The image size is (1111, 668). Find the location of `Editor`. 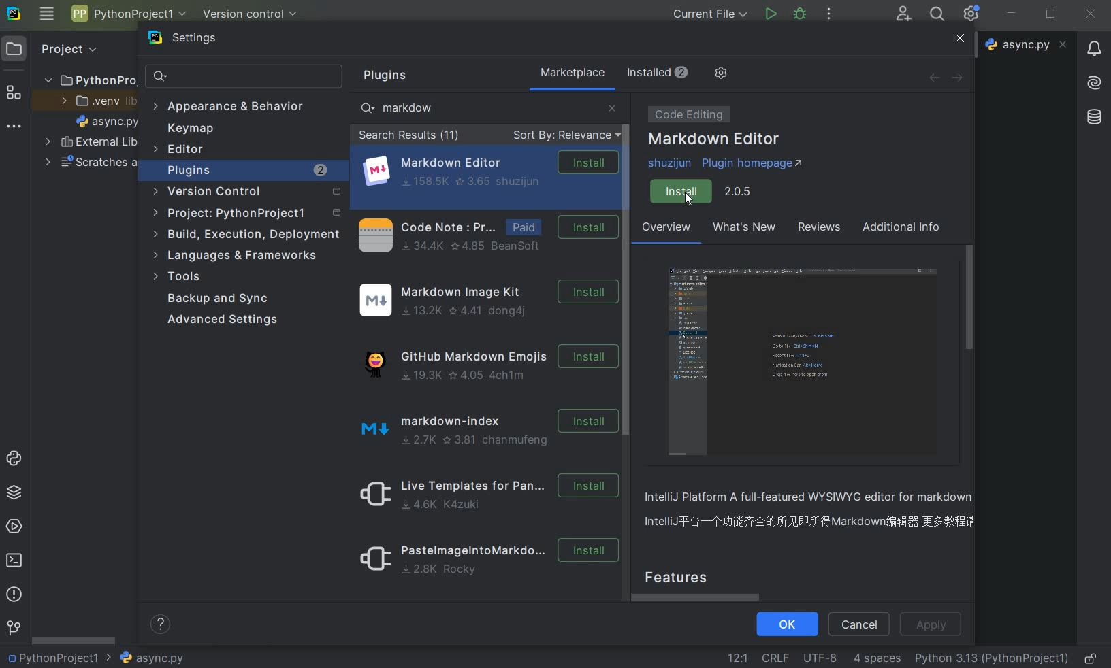

Editor is located at coordinates (180, 150).